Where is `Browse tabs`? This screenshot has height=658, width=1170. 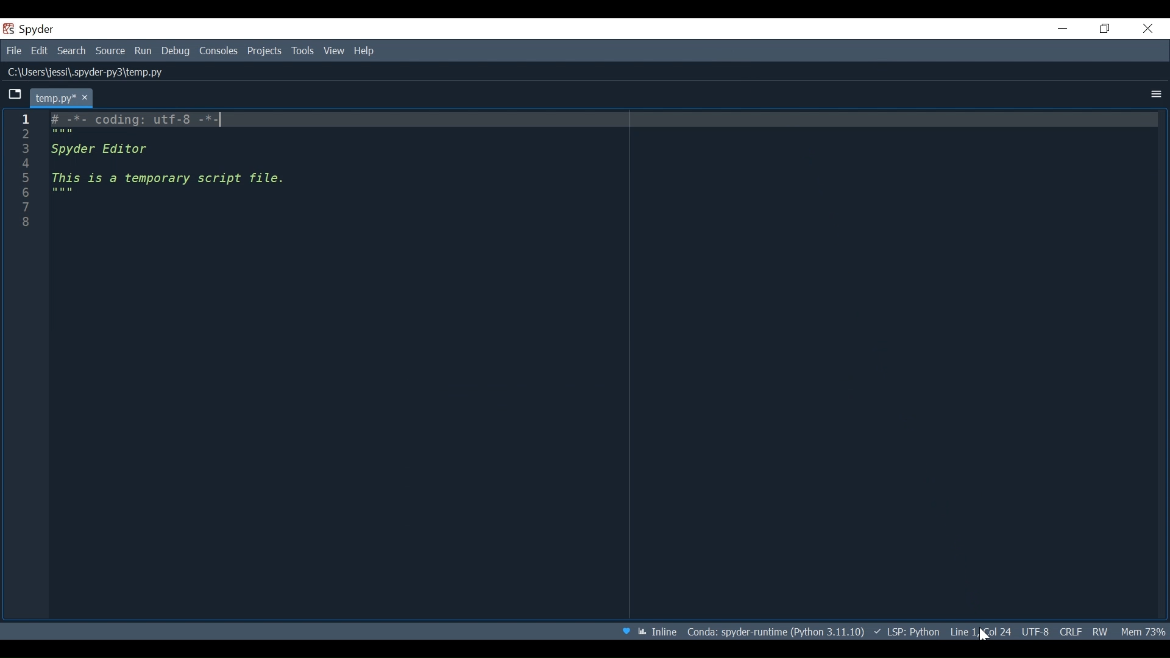 Browse tabs is located at coordinates (14, 96).